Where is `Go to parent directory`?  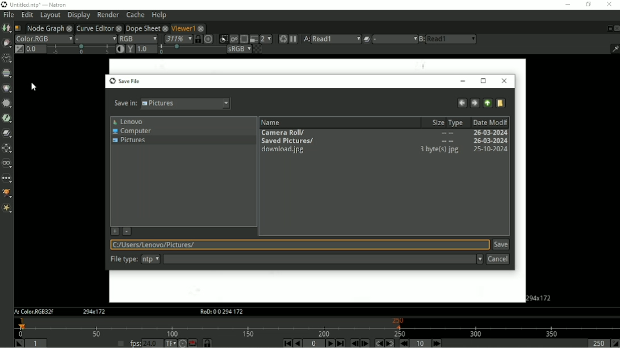 Go to parent directory is located at coordinates (487, 103).